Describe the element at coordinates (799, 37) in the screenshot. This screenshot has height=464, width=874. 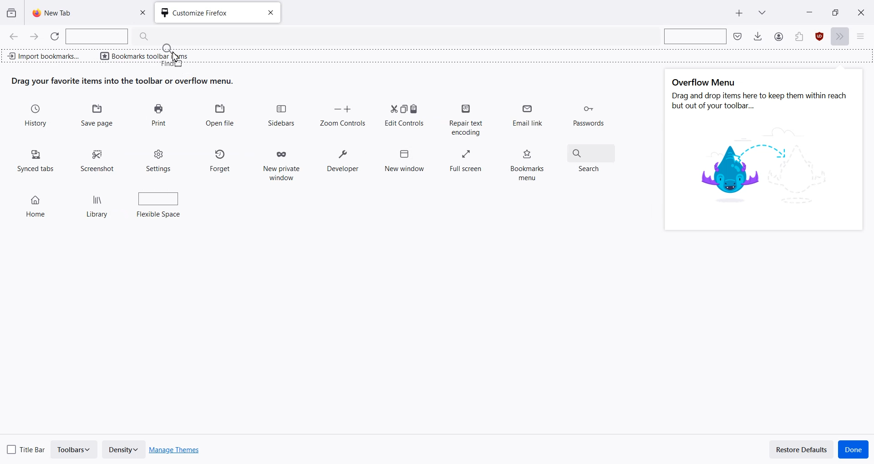
I see `Account` at that location.